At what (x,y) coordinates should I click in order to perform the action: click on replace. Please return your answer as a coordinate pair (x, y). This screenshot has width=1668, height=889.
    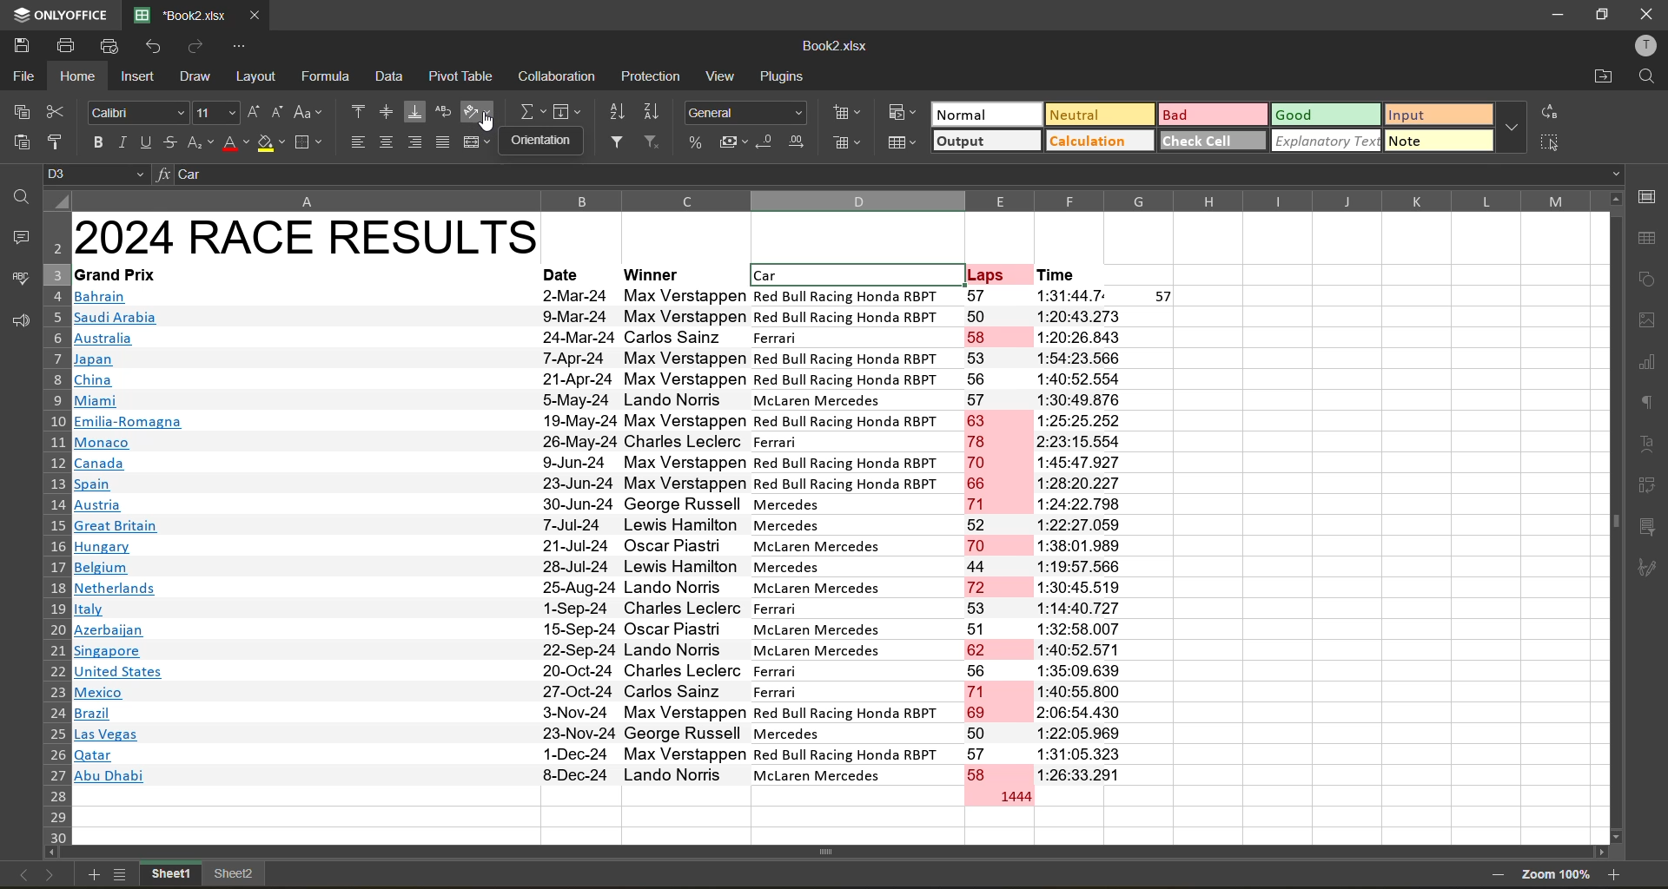
    Looking at the image, I should click on (1548, 112).